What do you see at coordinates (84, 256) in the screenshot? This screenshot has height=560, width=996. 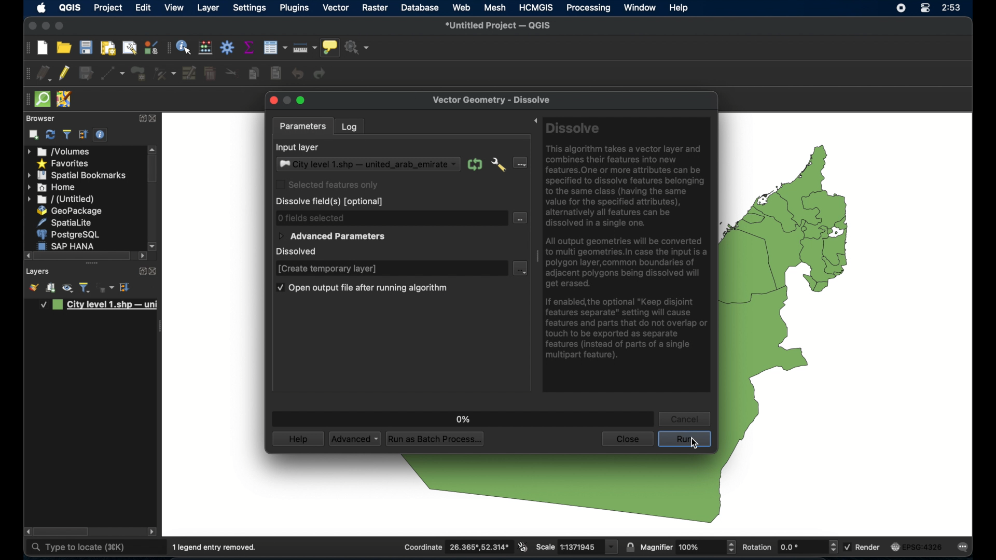 I see `scroll box` at bounding box center [84, 256].